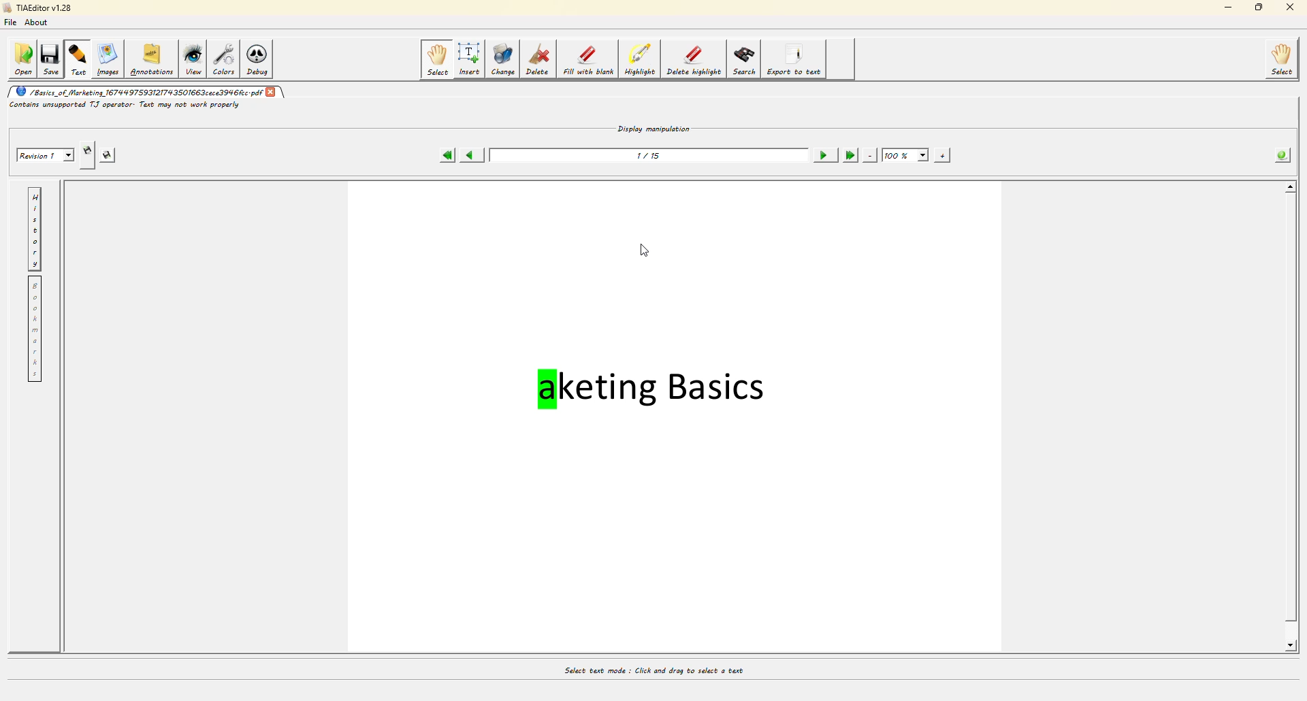 The height and width of the screenshot is (701, 1307). I want to click on zoom out, so click(867, 155).